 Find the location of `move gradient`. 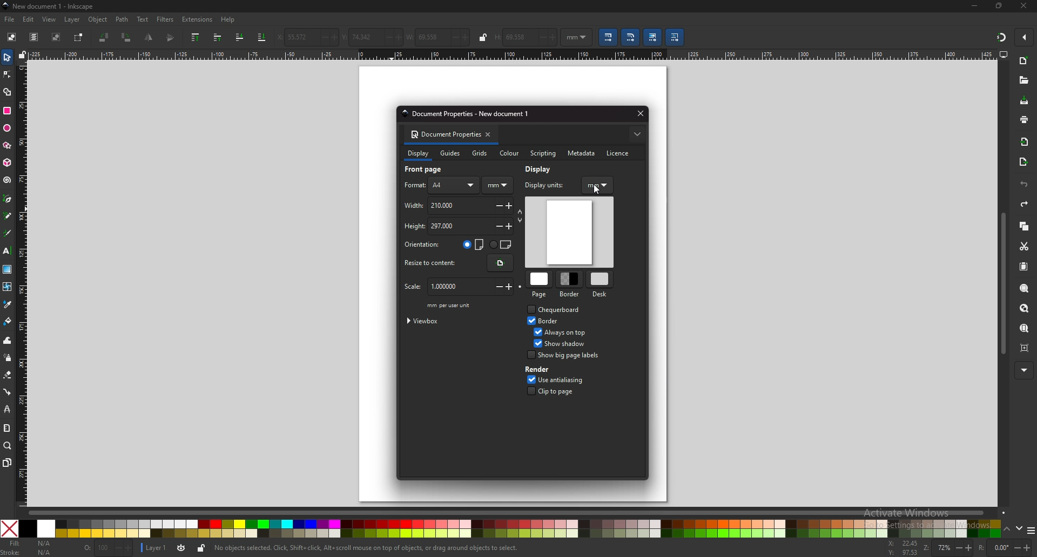

move gradient is located at coordinates (654, 37).